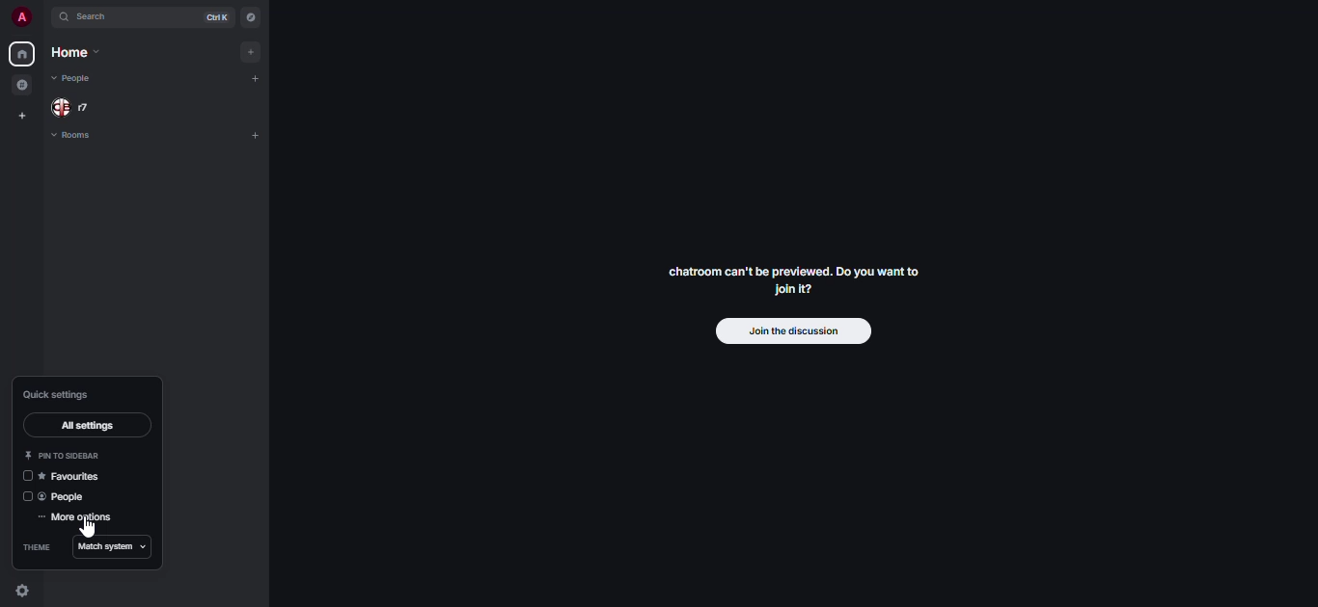 The image size is (1318, 607). What do you see at coordinates (20, 18) in the screenshot?
I see `profile` at bounding box center [20, 18].